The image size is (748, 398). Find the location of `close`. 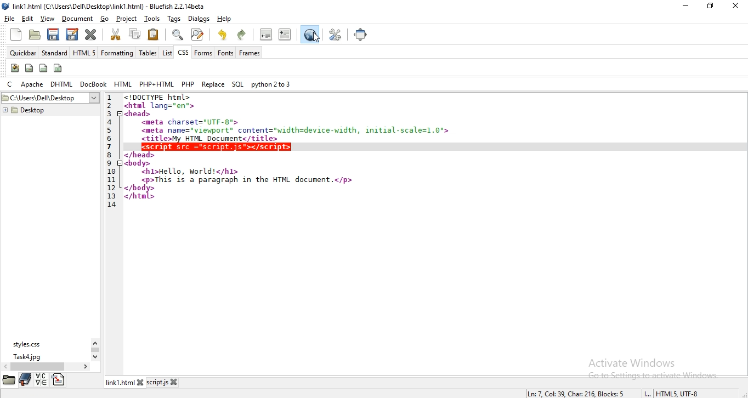

close is located at coordinates (144, 381).